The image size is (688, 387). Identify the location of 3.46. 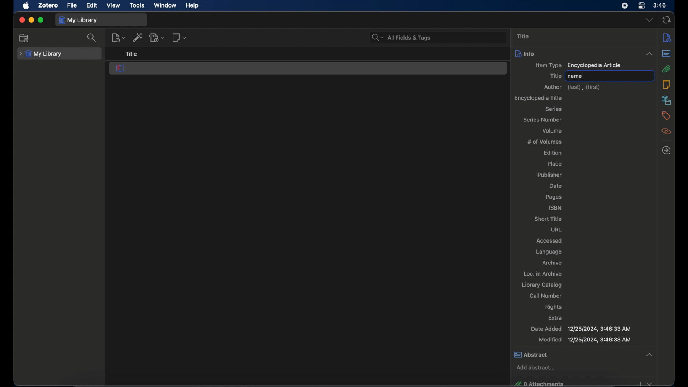
(660, 5).